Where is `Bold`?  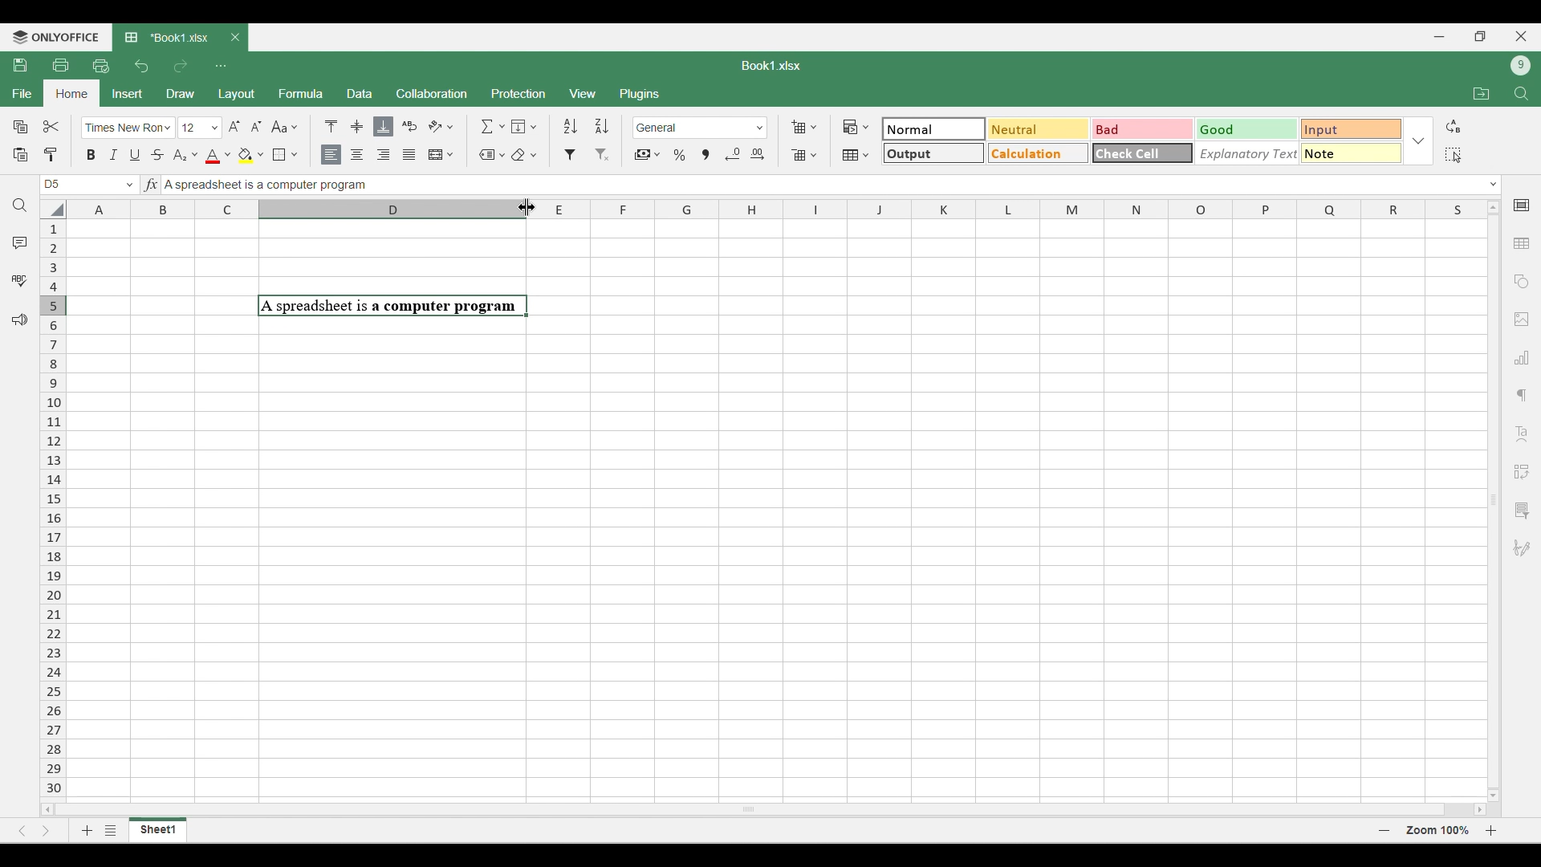 Bold is located at coordinates (91, 154).